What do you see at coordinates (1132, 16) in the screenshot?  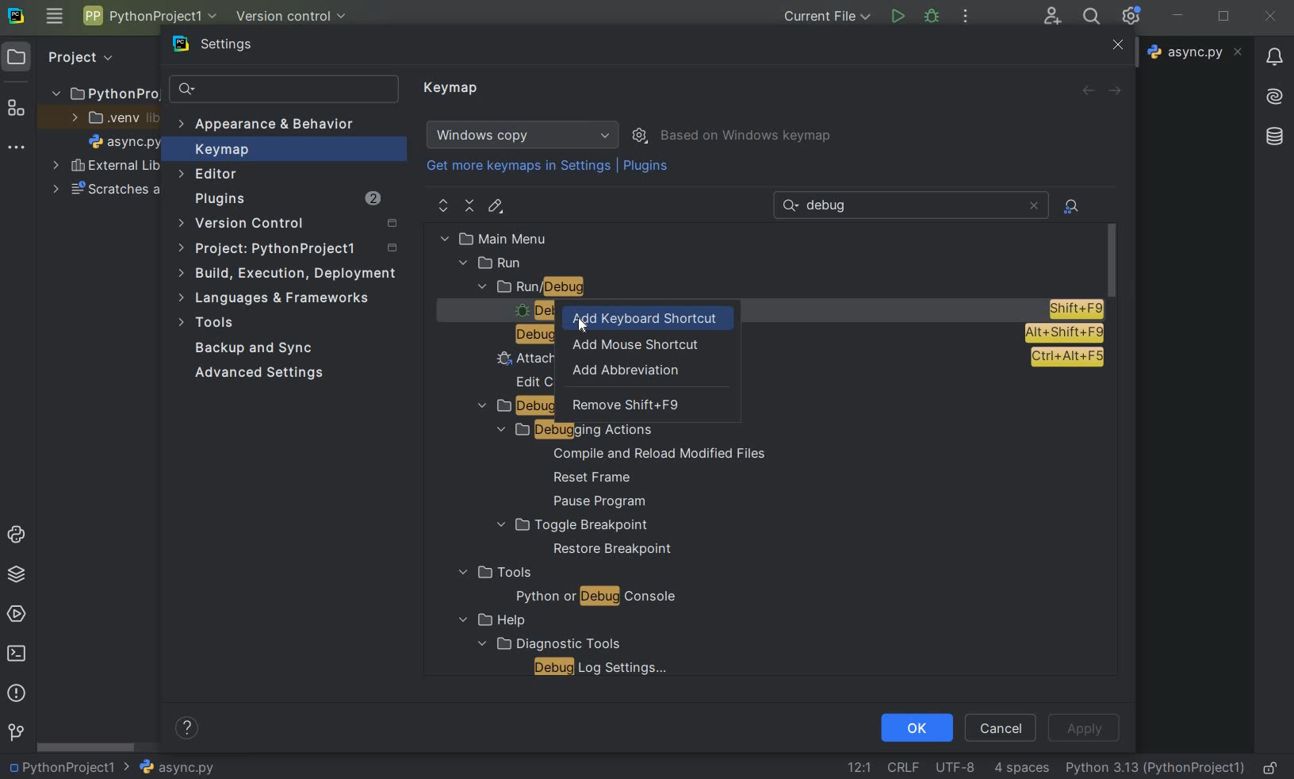 I see `ide and project settings` at bounding box center [1132, 16].